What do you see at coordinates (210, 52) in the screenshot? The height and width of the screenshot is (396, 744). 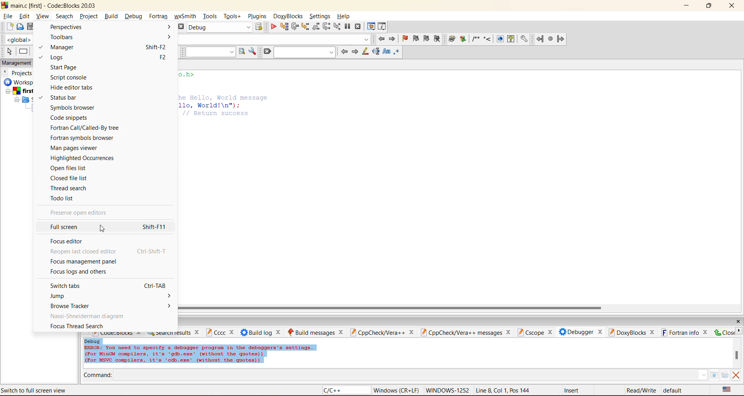 I see `text to search` at bounding box center [210, 52].